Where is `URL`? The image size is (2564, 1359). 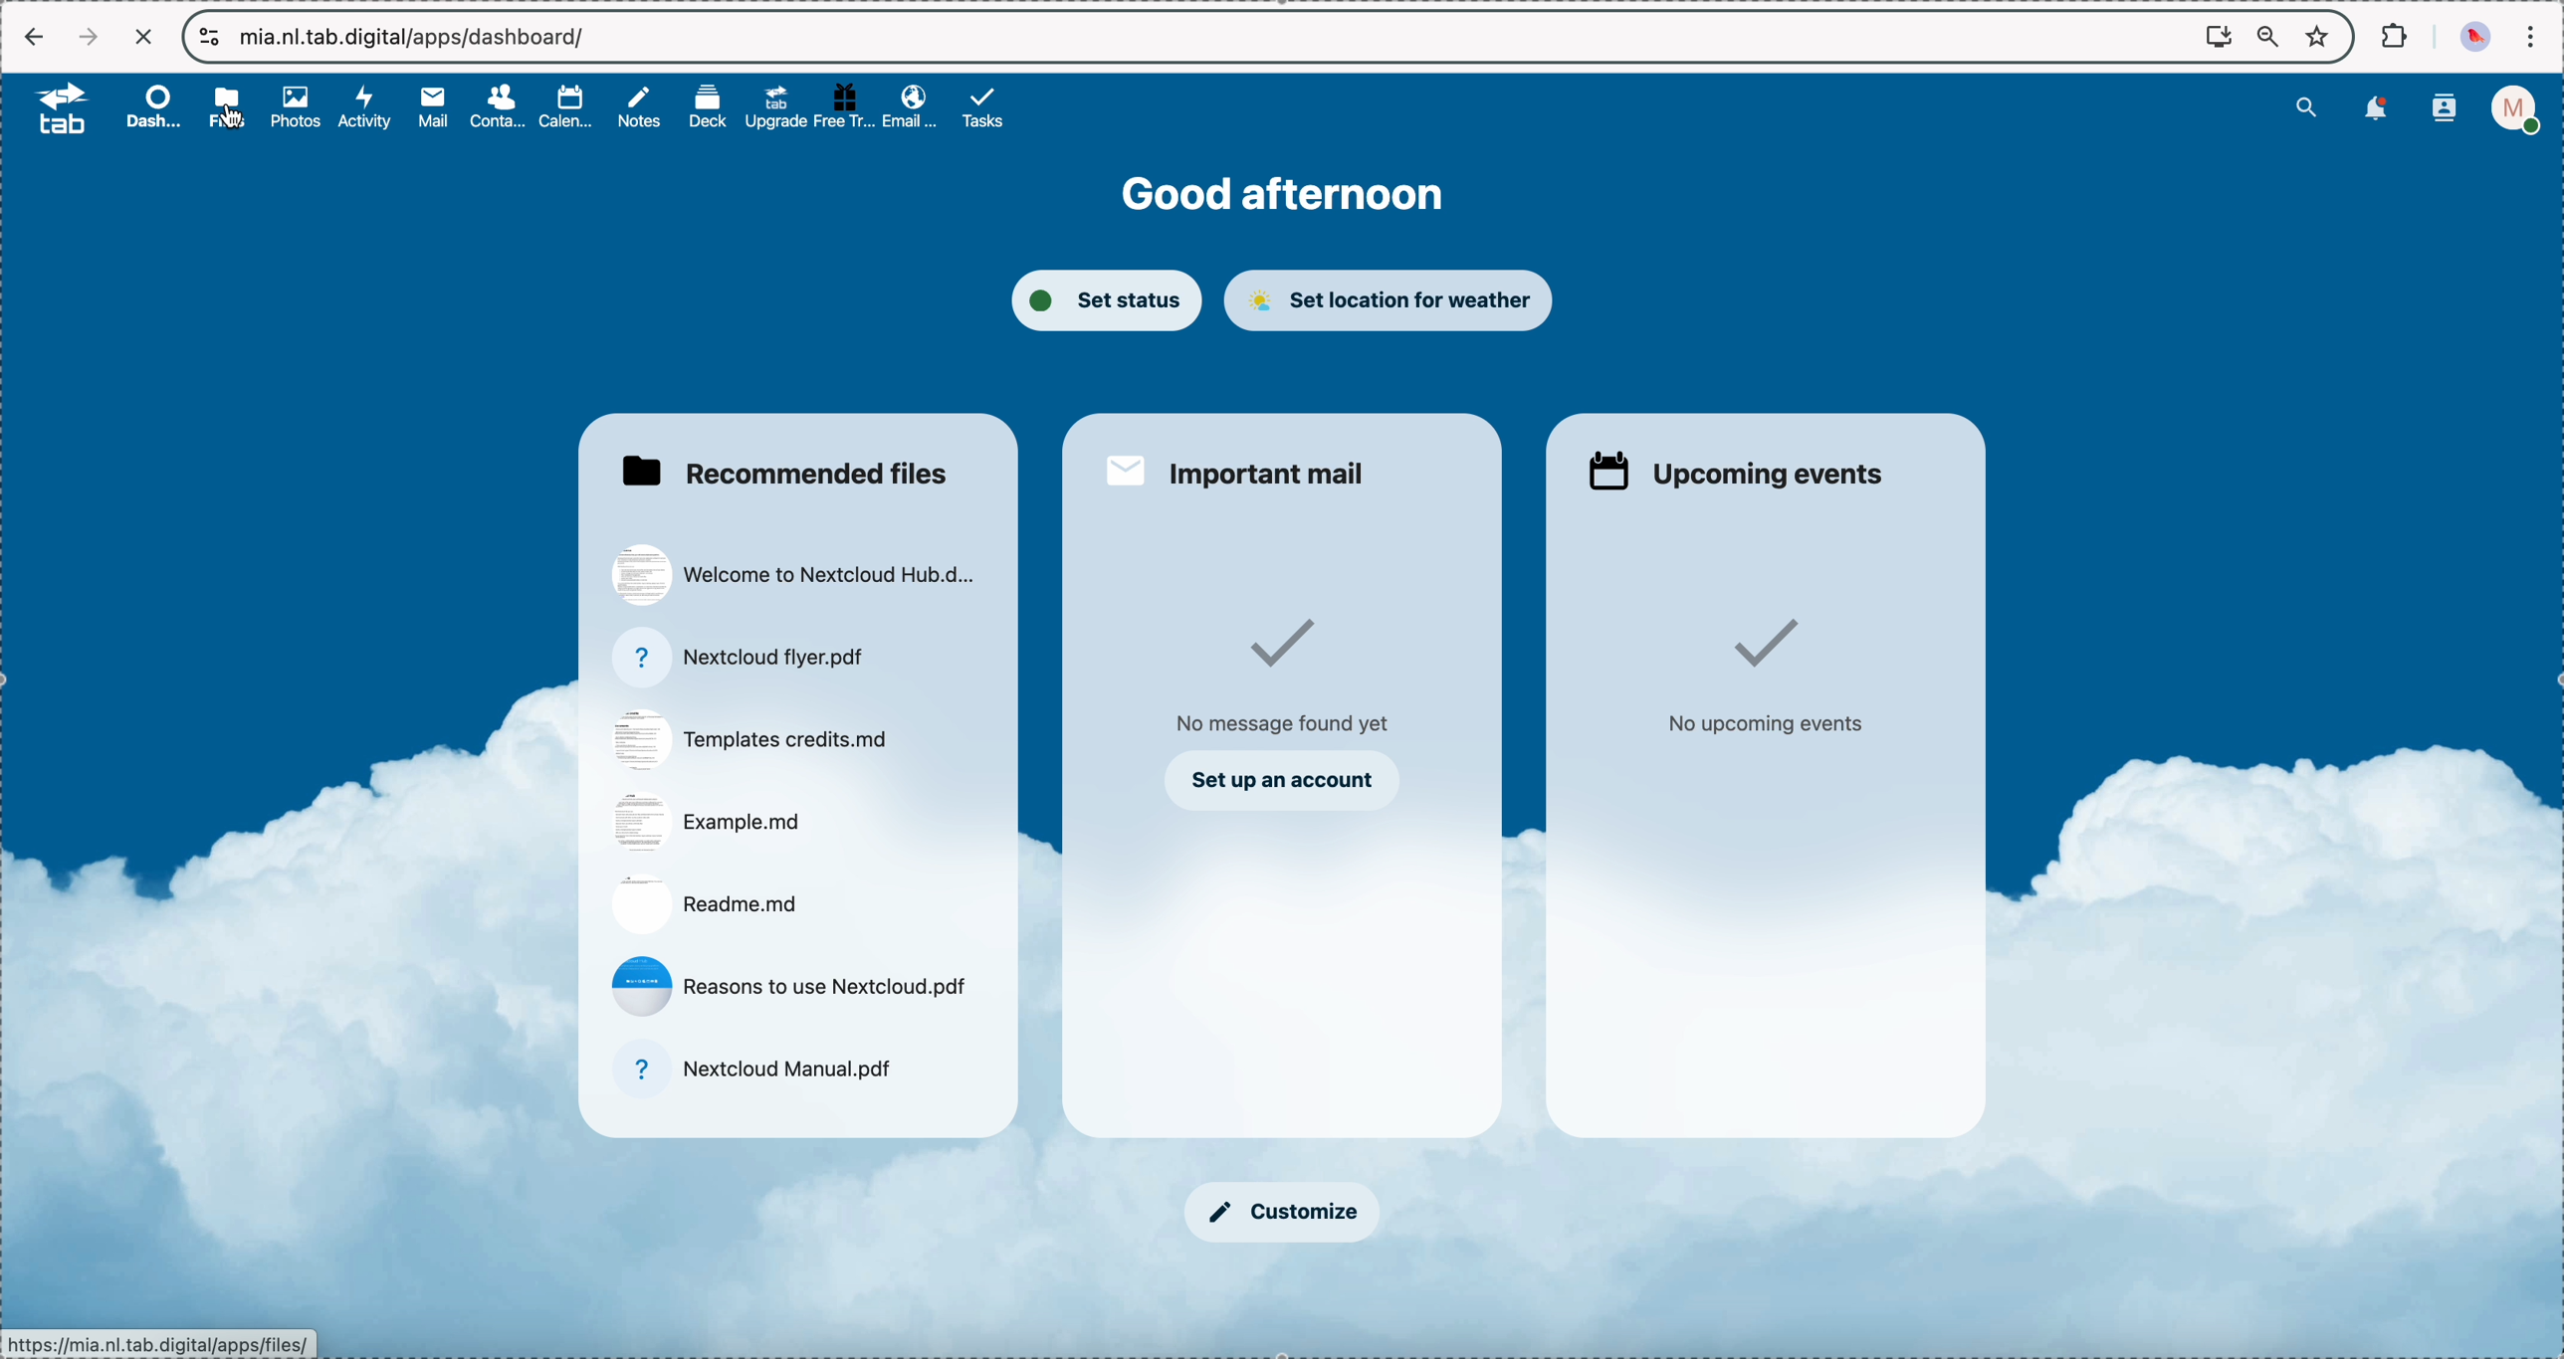 URL is located at coordinates (162, 1343).